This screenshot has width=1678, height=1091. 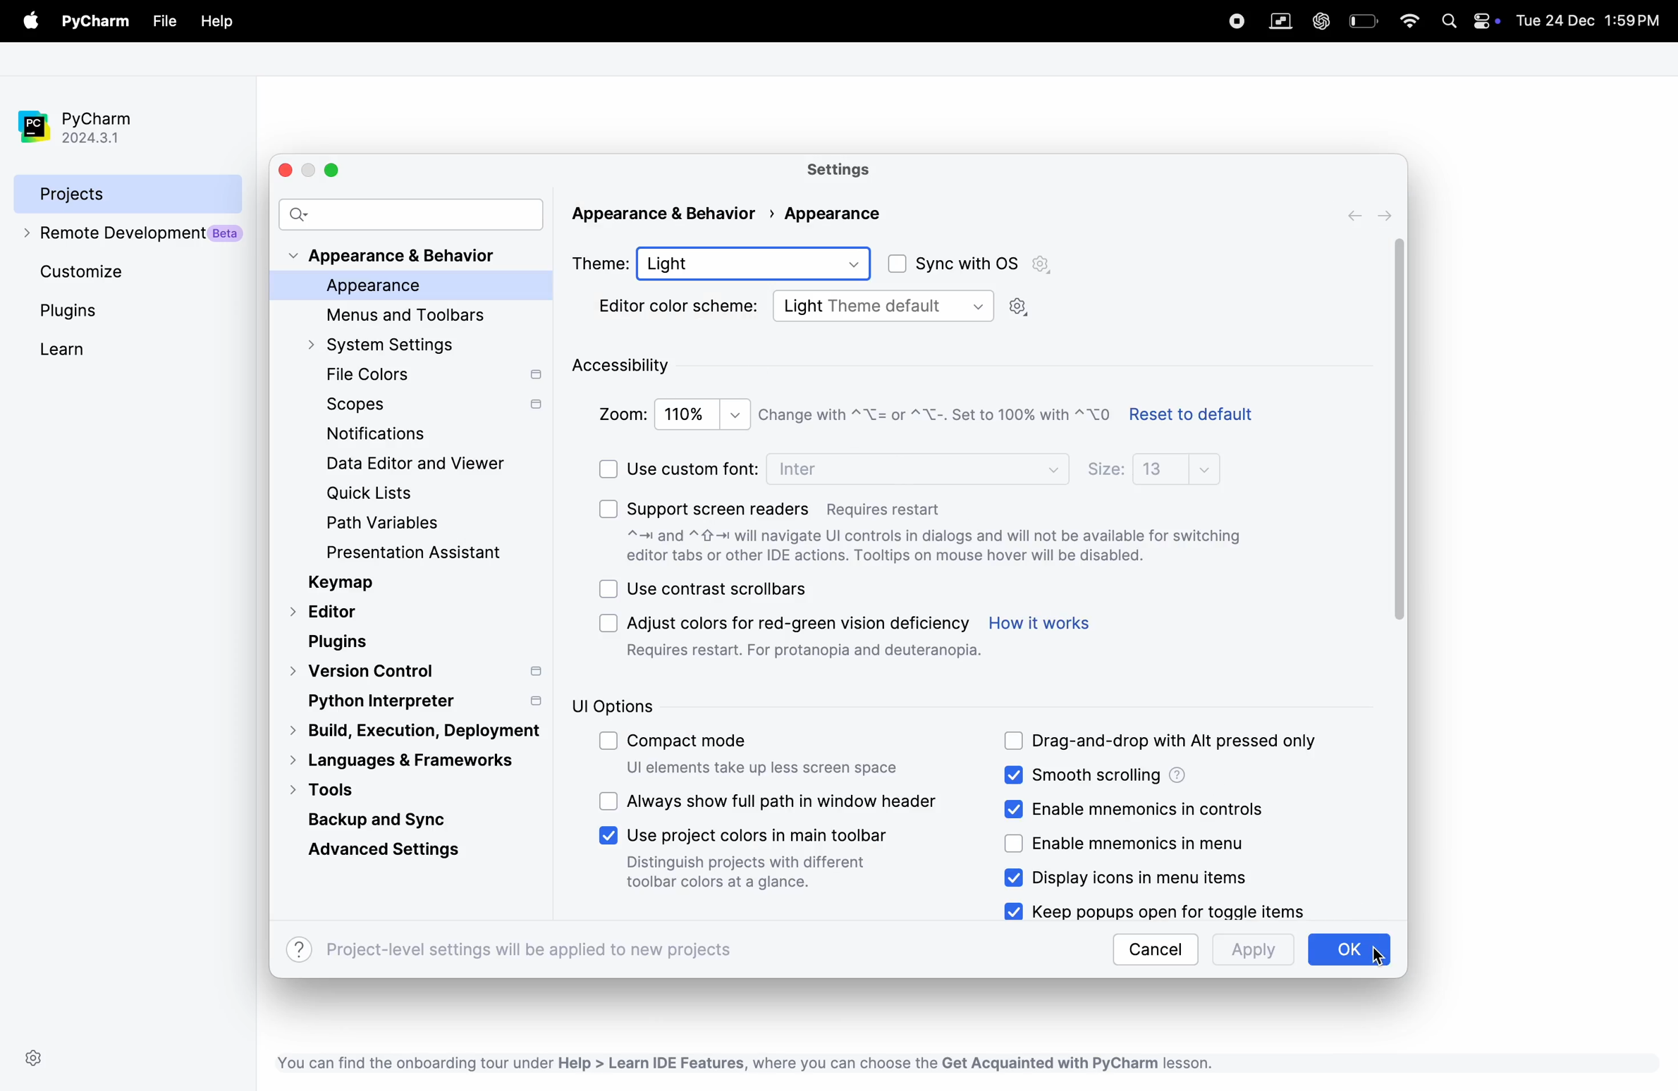 What do you see at coordinates (127, 238) in the screenshot?
I see `remote developement` at bounding box center [127, 238].